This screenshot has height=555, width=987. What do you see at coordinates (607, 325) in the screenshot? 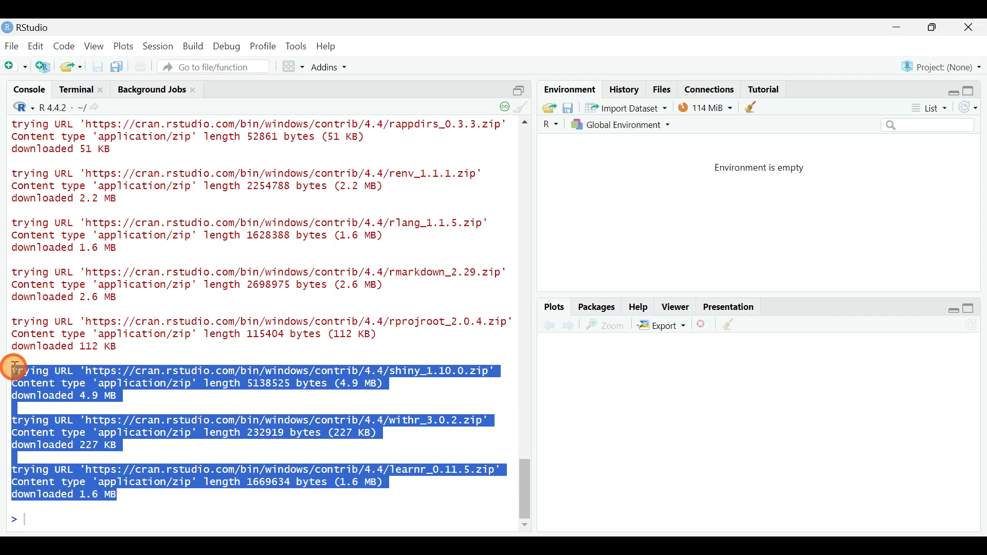
I see `zoom` at bounding box center [607, 325].